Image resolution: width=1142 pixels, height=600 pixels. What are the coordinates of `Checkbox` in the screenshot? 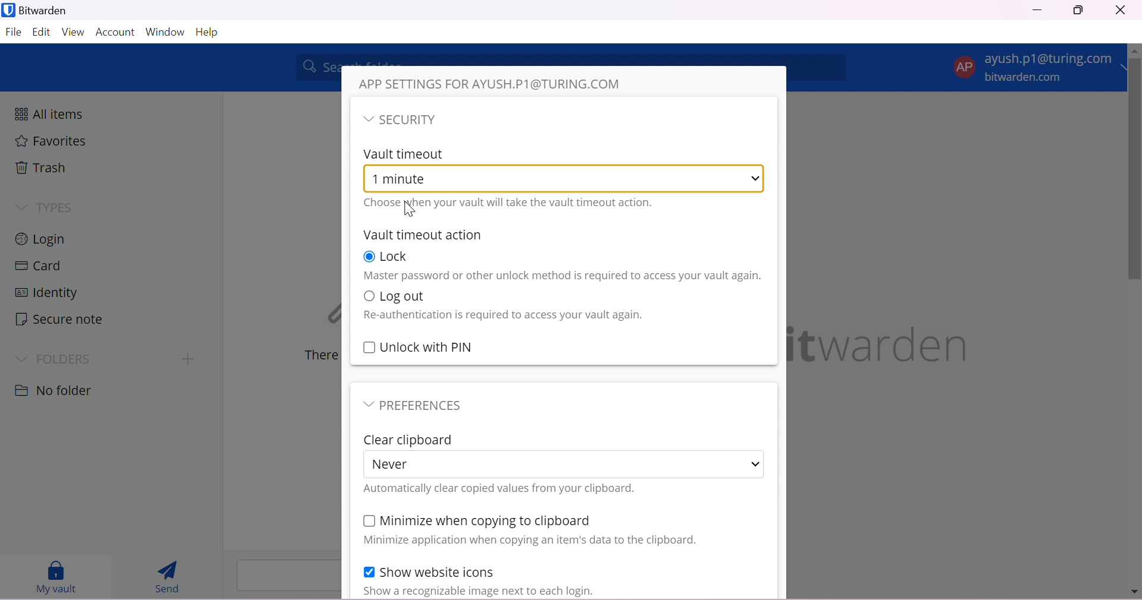 It's located at (368, 297).